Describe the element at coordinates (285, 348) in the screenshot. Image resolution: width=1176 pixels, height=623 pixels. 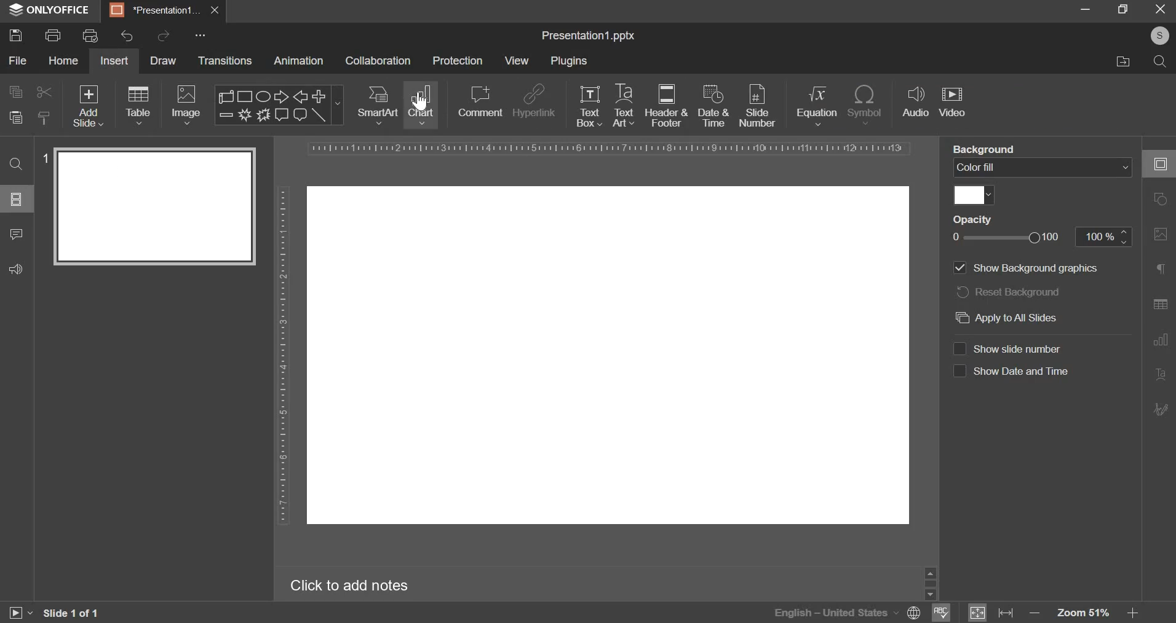
I see `vertical scale` at that location.